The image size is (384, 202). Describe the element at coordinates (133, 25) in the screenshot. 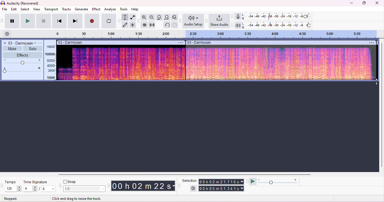

I see `multi` at that location.